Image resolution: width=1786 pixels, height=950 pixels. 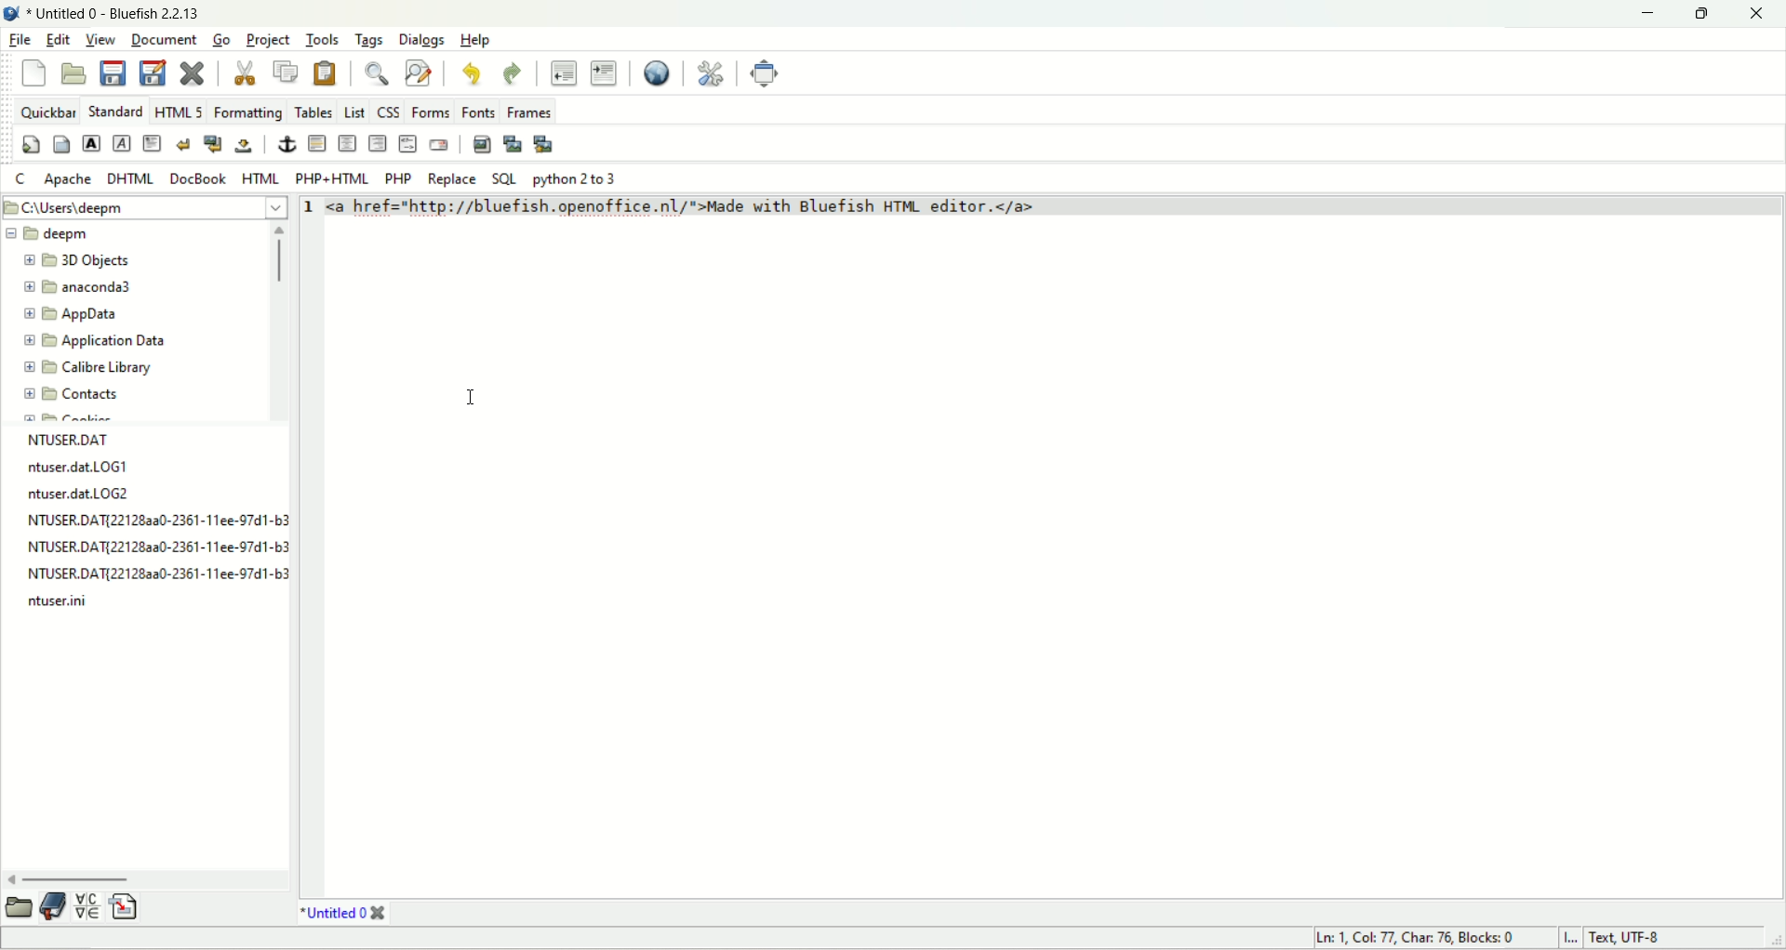 I want to click on 3D object, so click(x=76, y=260).